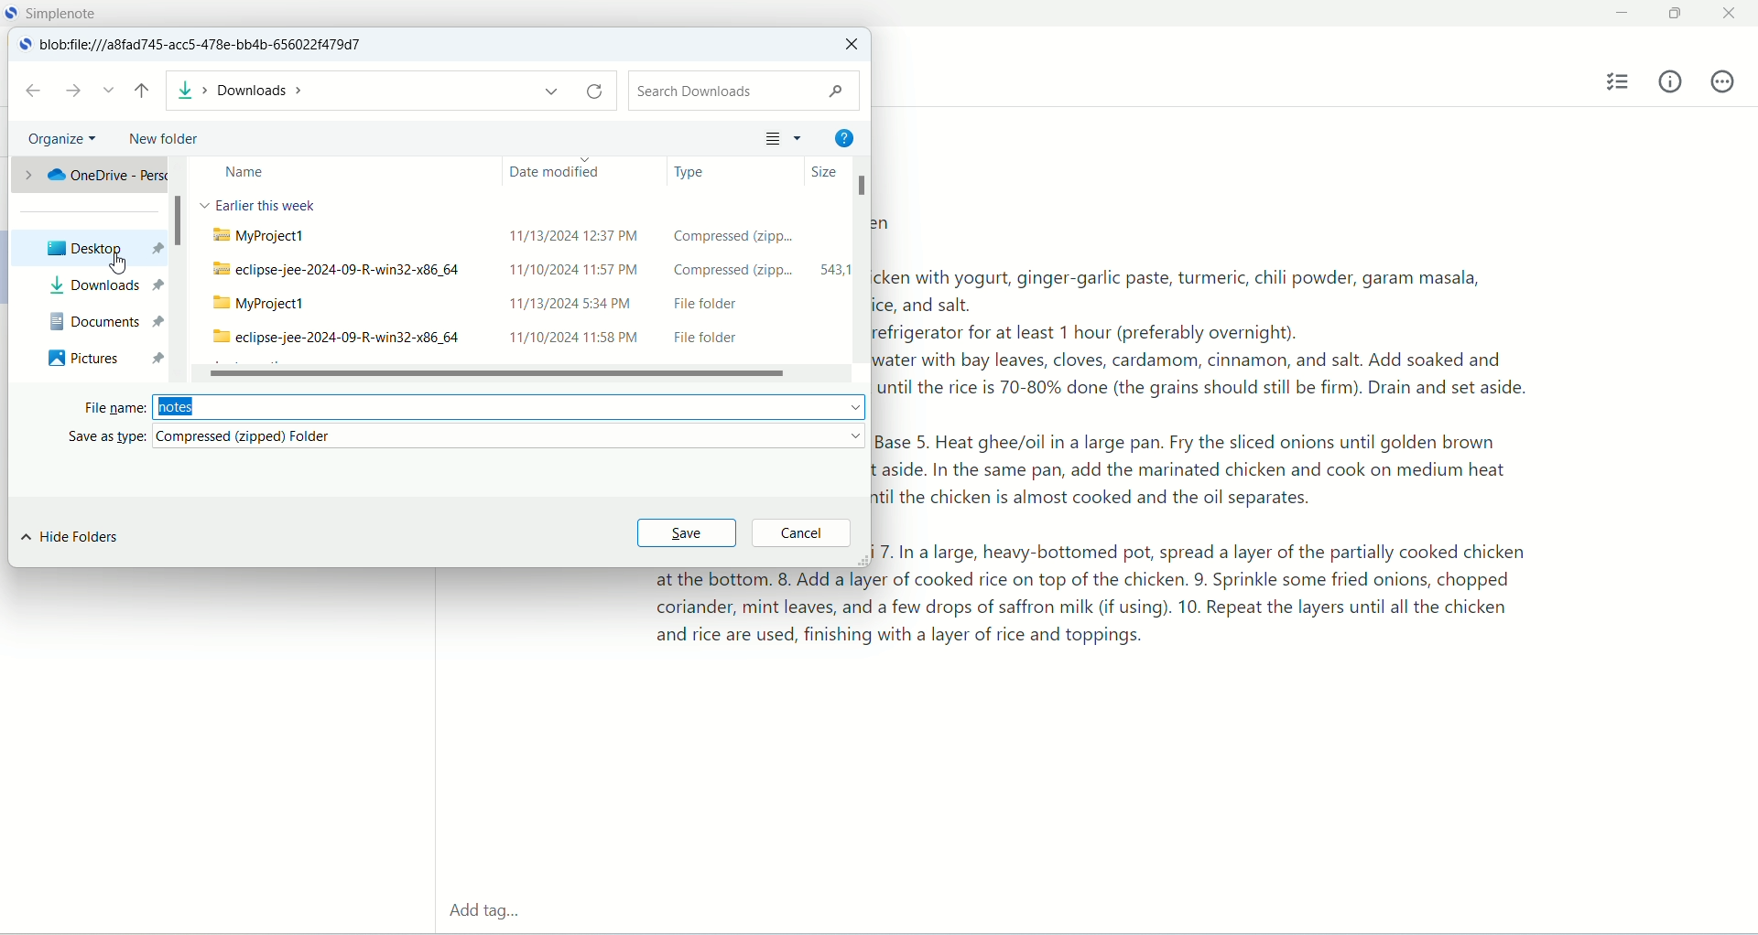 The height and width of the screenshot is (935, 1758). Describe the element at coordinates (741, 91) in the screenshot. I see `search` at that location.